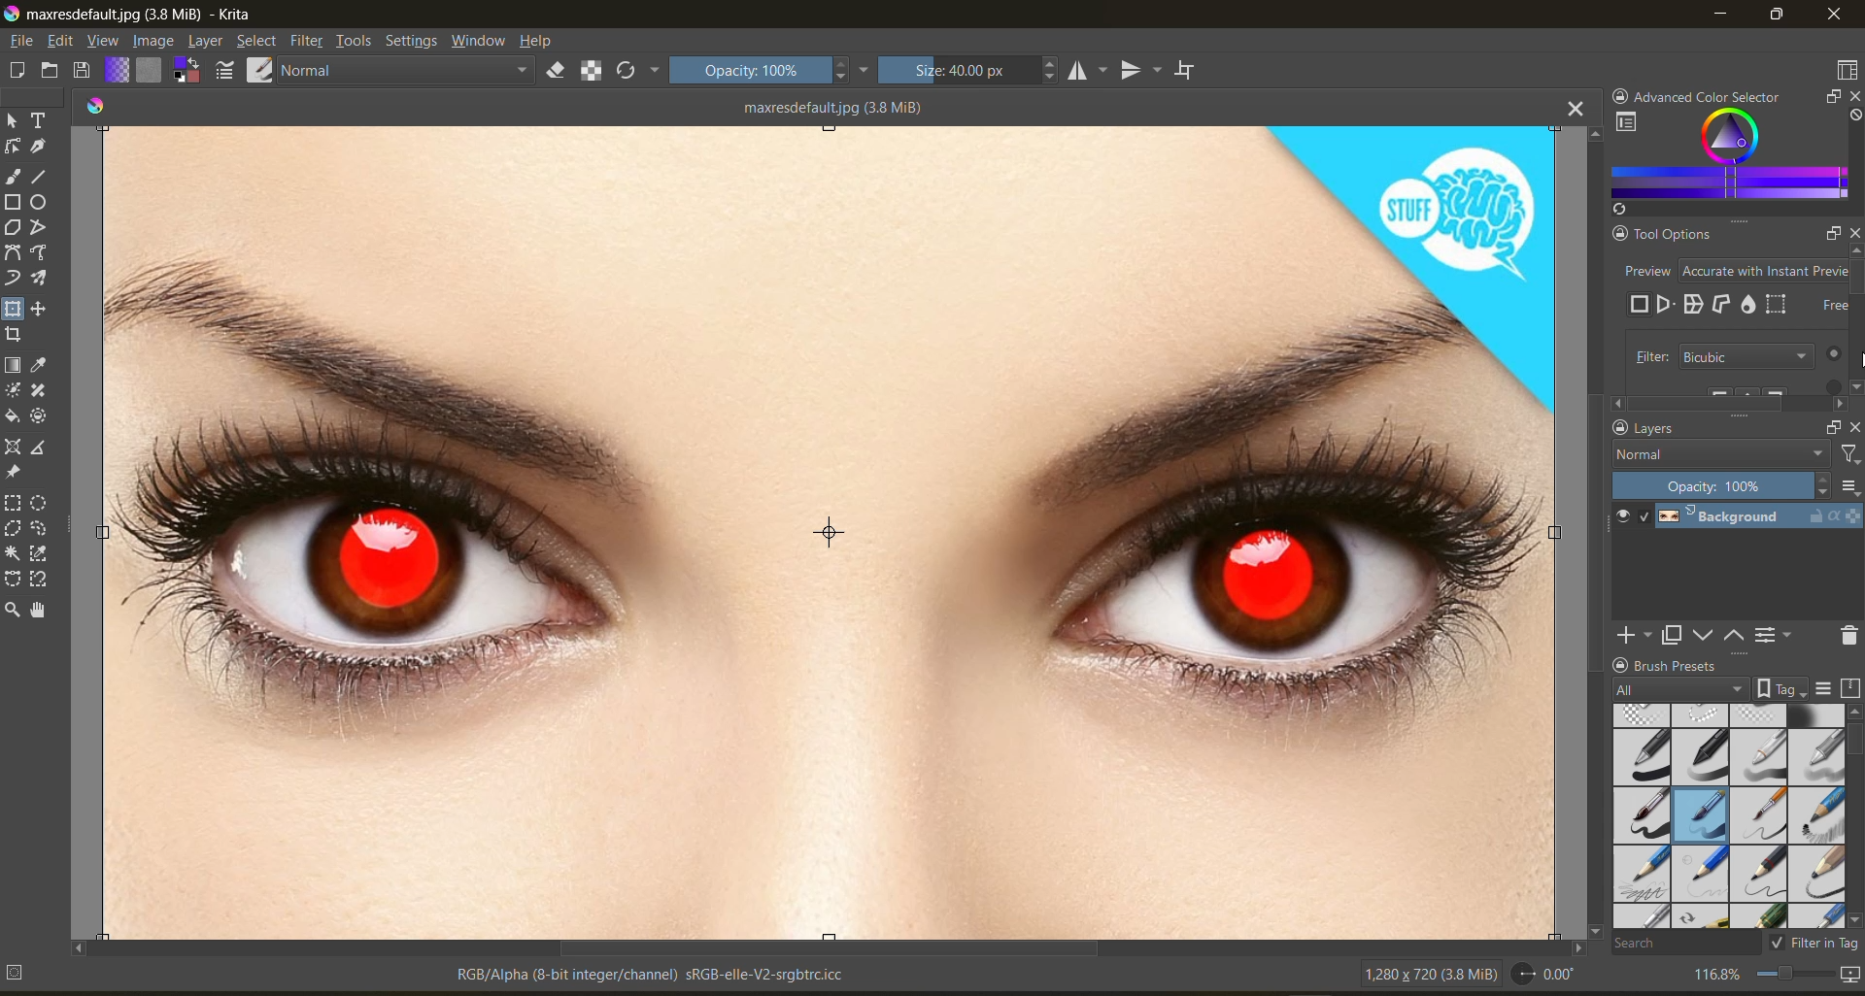  Describe the element at coordinates (1800, 971) in the screenshot. I see `zoom` at that location.